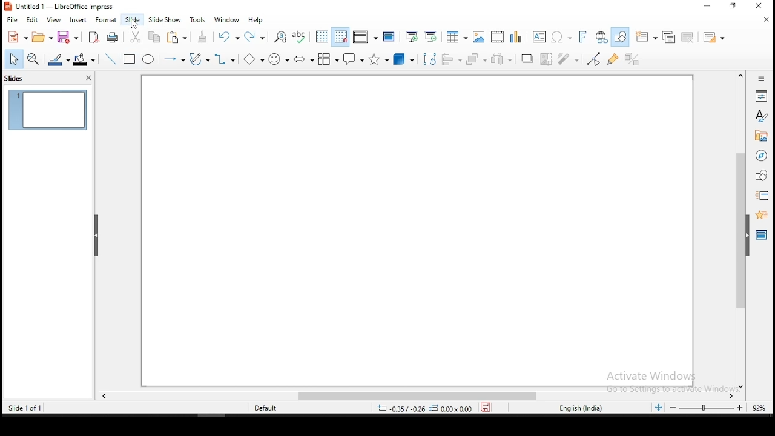  What do you see at coordinates (546, 59) in the screenshot?
I see `crop image` at bounding box center [546, 59].